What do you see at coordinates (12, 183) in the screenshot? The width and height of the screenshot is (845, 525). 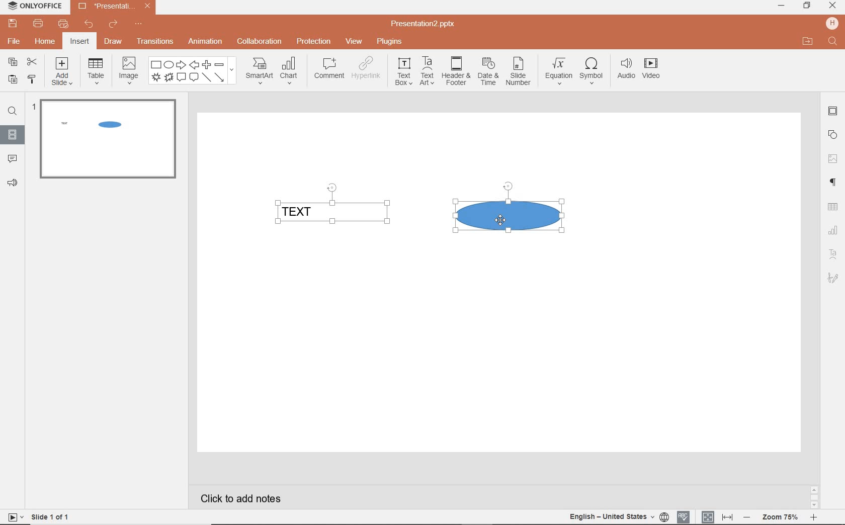 I see `FEEDBACK & SUPPORT` at bounding box center [12, 183].